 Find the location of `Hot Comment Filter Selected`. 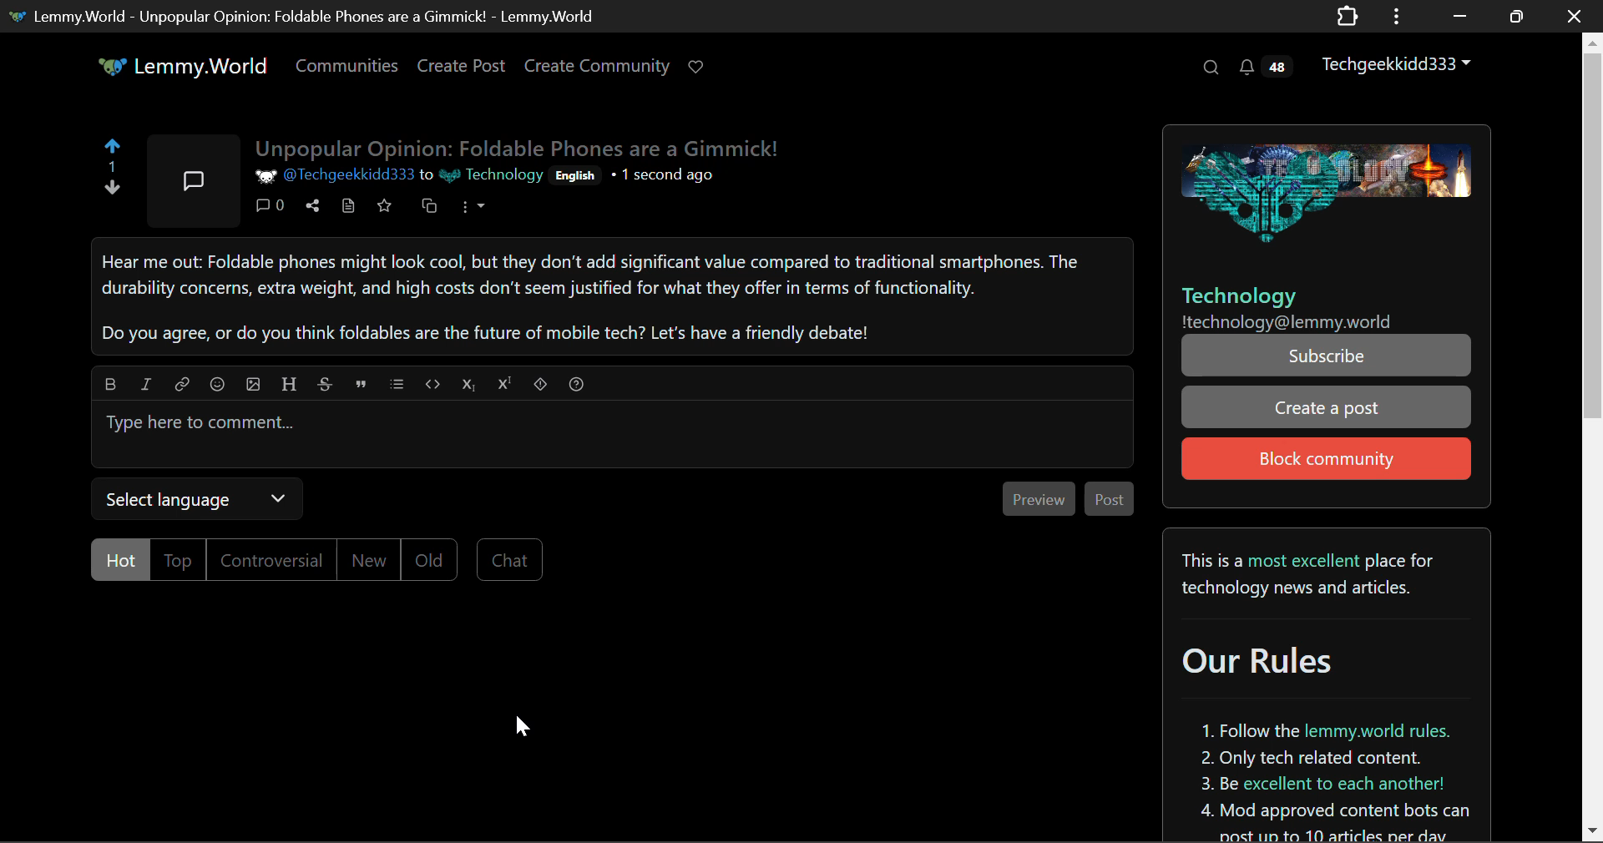

Hot Comment Filter Selected is located at coordinates (117, 561).